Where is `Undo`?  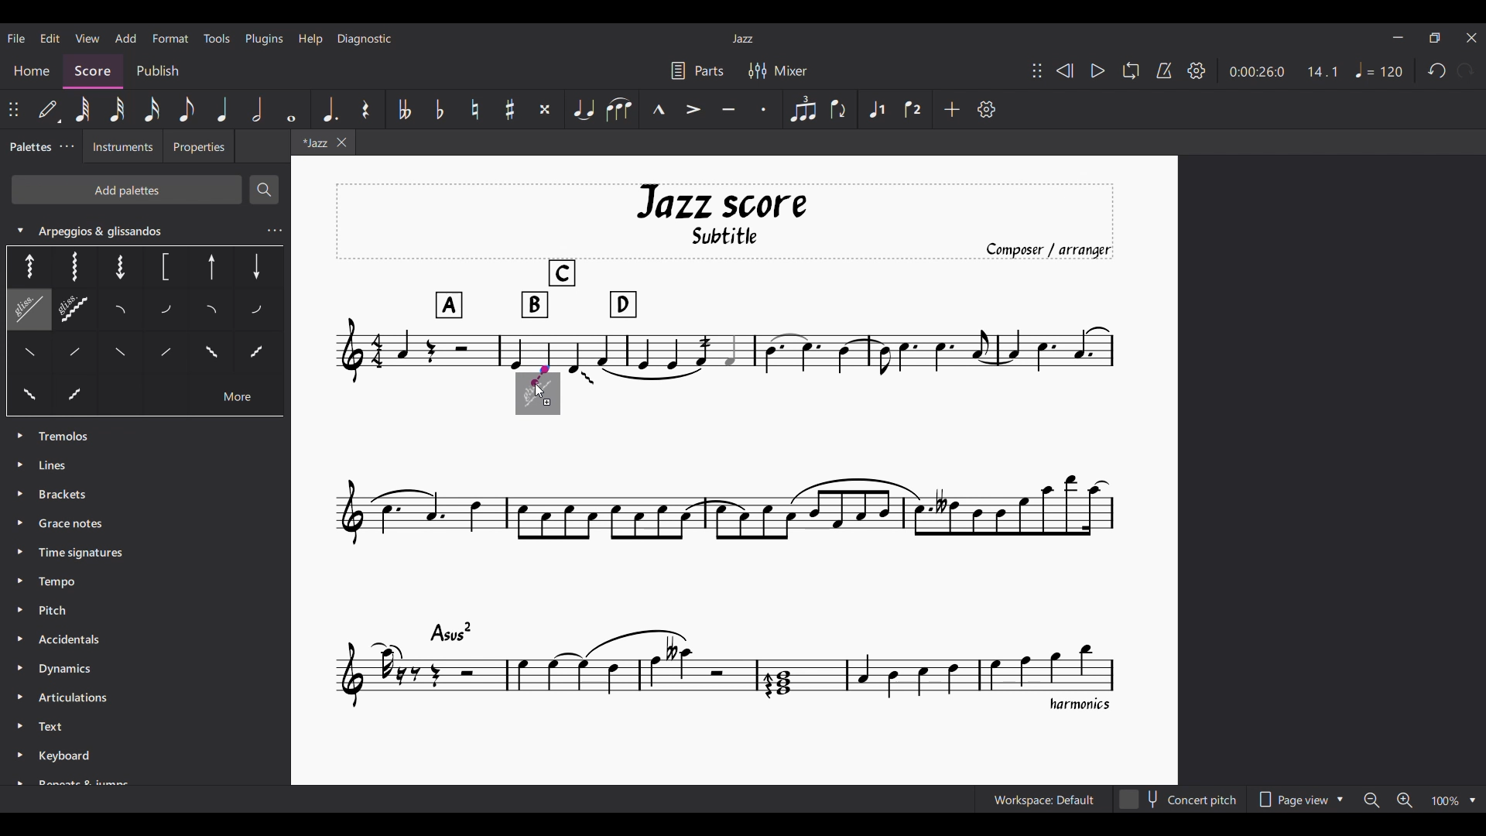
Undo is located at coordinates (1437, 70).